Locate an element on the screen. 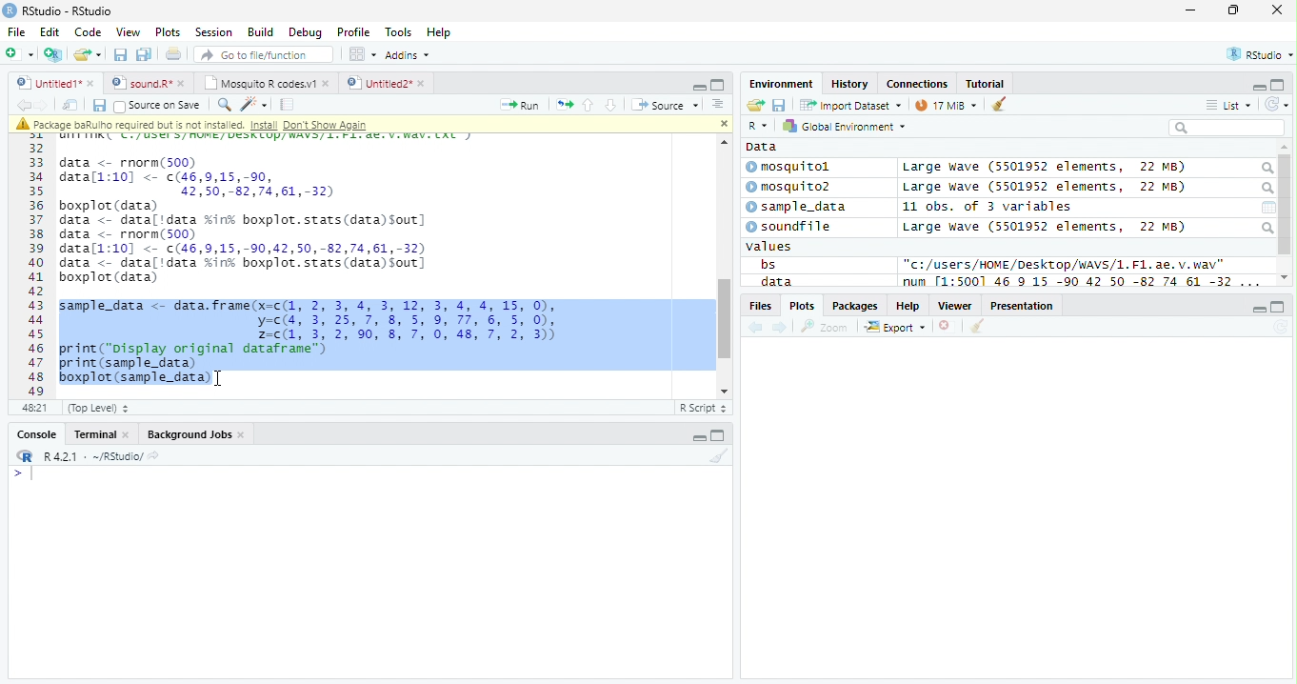  Source is located at coordinates (667, 104).